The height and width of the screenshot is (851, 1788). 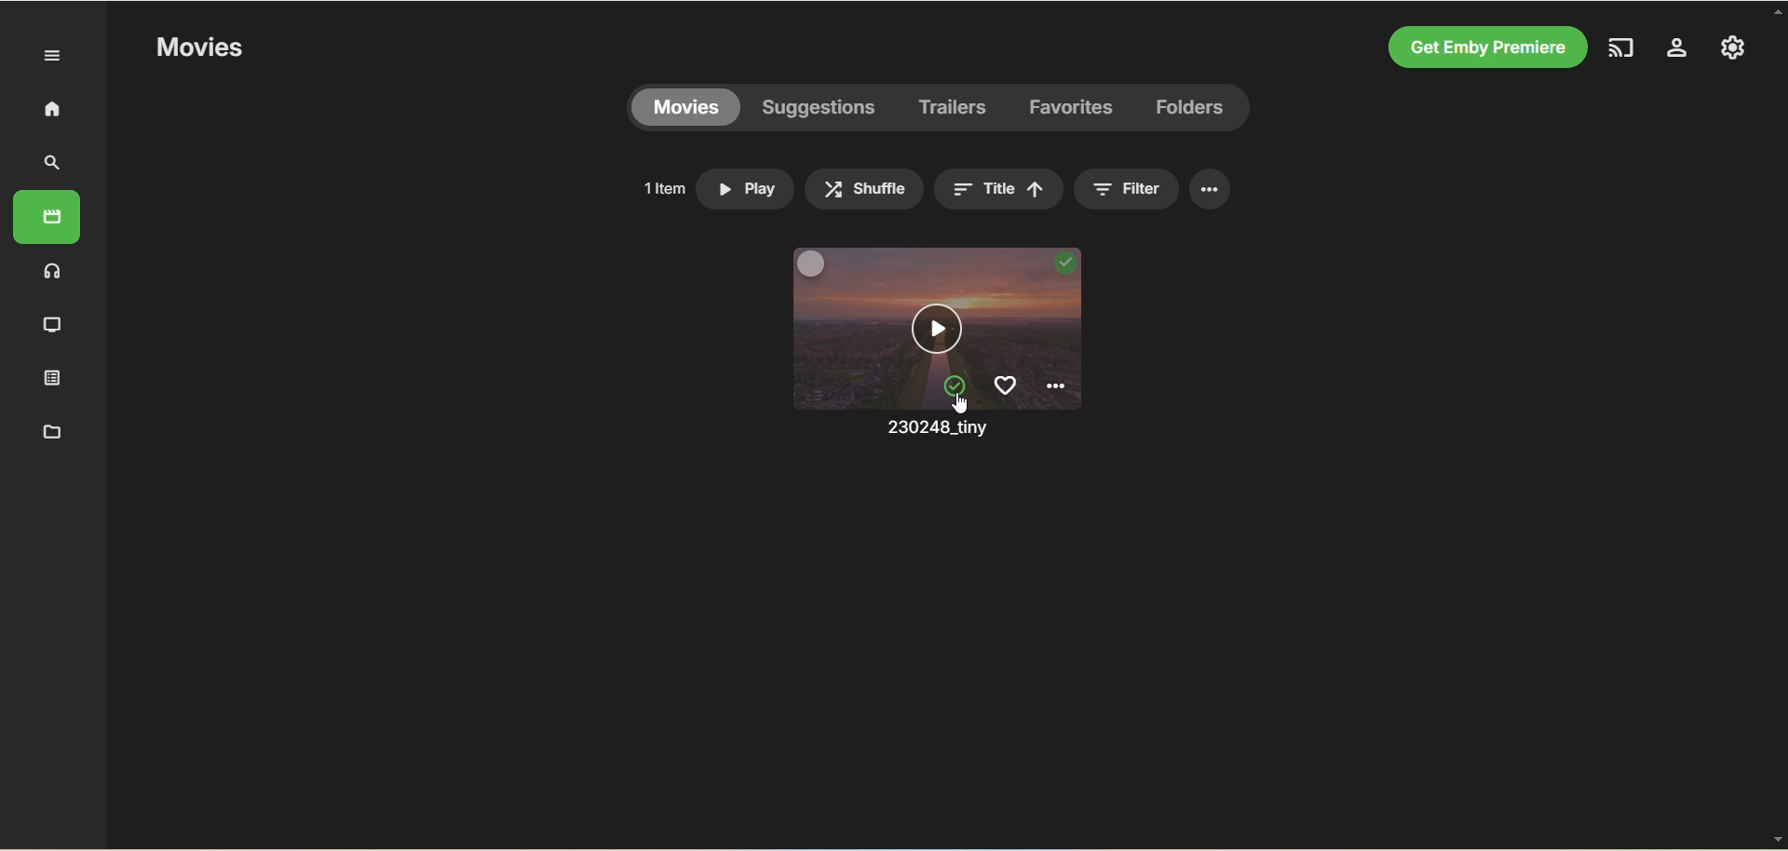 What do you see at coordinates (48, 111) in the screenshot?
I see `home` at bounding box center [48, 111].